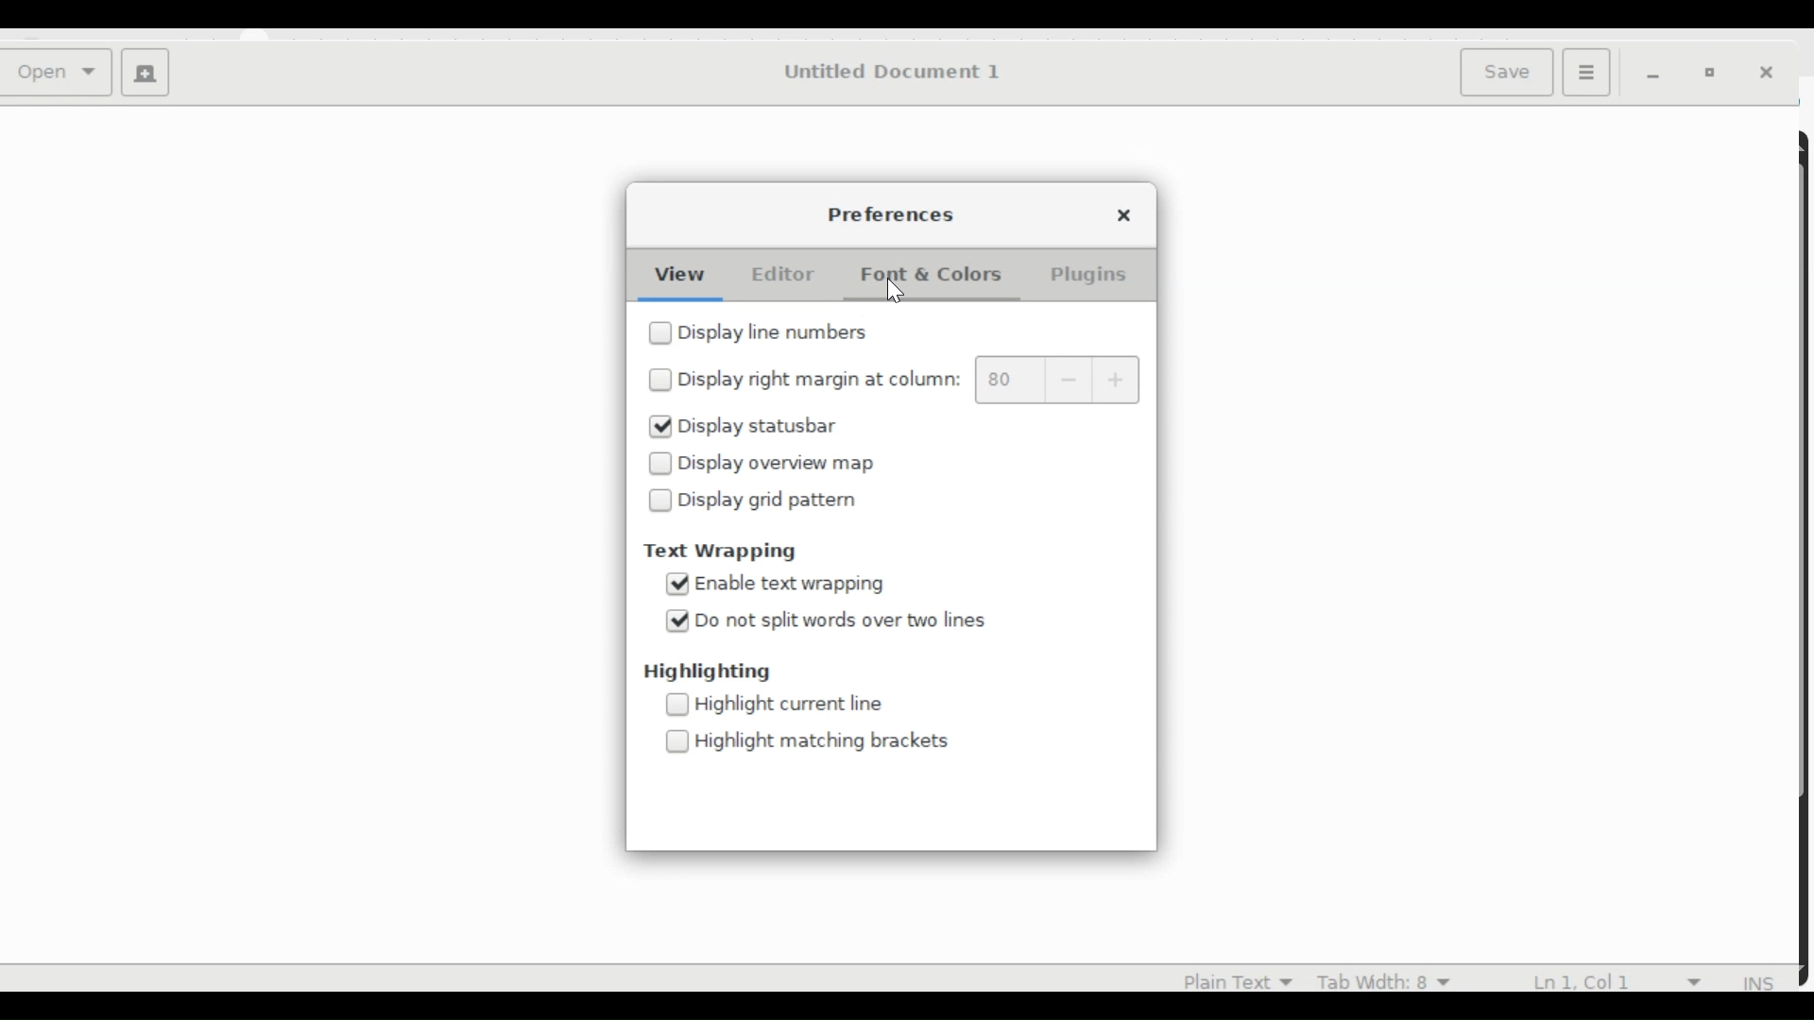  I want to click on Save, so click(1510, 71).